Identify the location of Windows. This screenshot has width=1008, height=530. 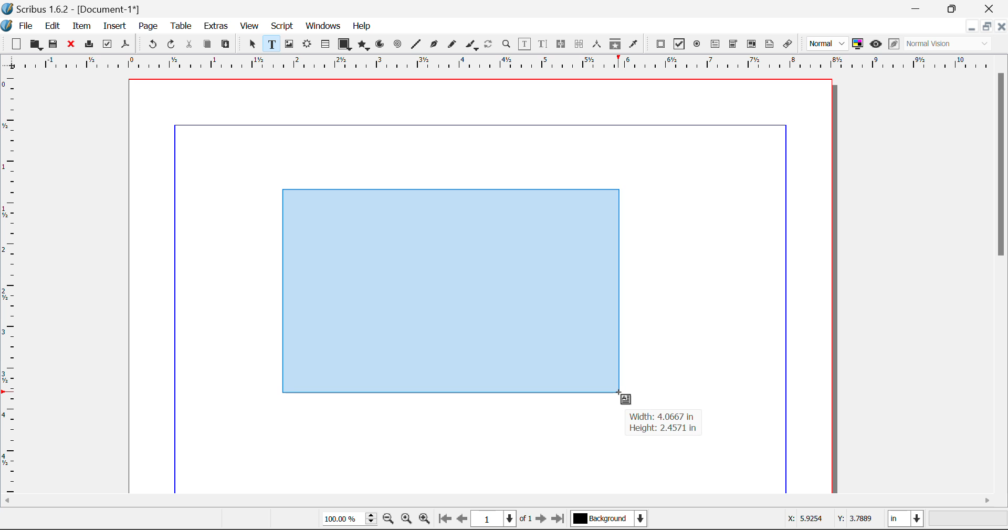
(322, 27).